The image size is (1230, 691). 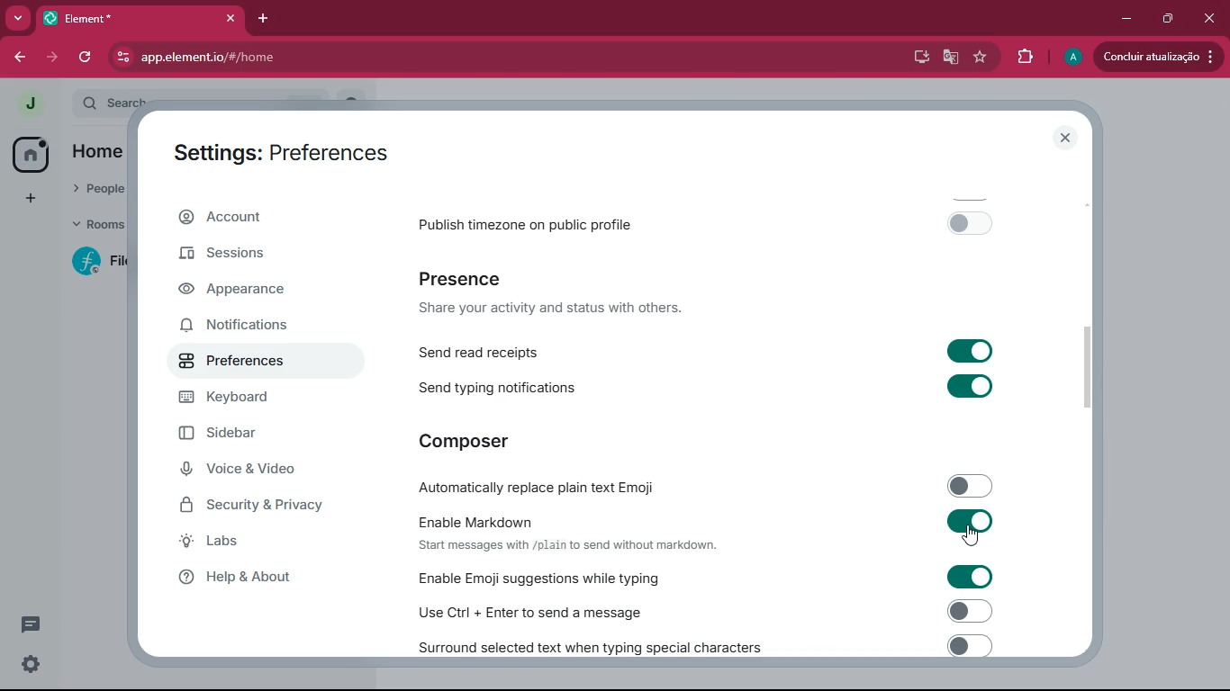 What do you see at coordinates (710, 350) in the screenshot?
I see `send receipts` at bounding box center [710, 350].